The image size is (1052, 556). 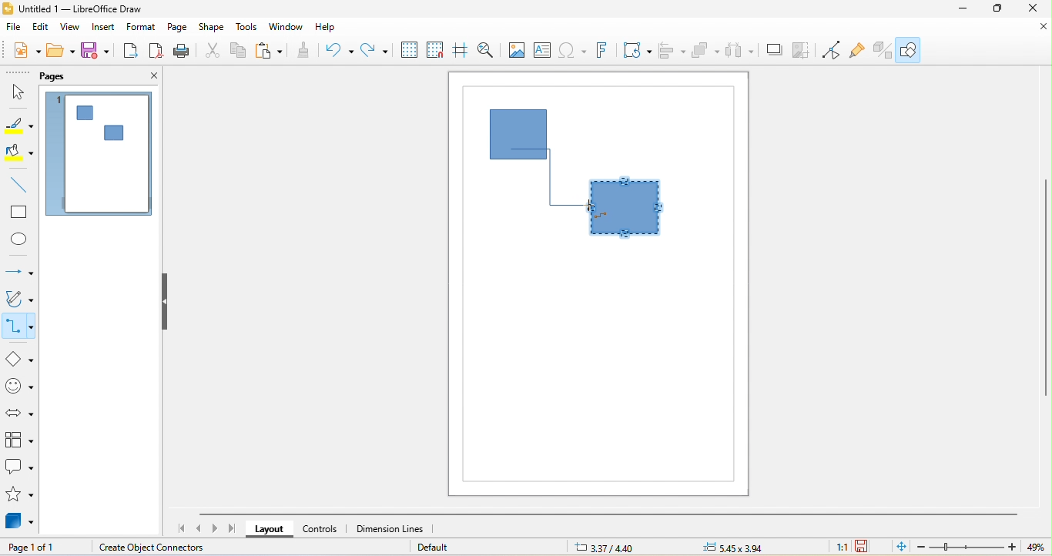 I want to click on curves and polygon, so click(x=20, y=299).